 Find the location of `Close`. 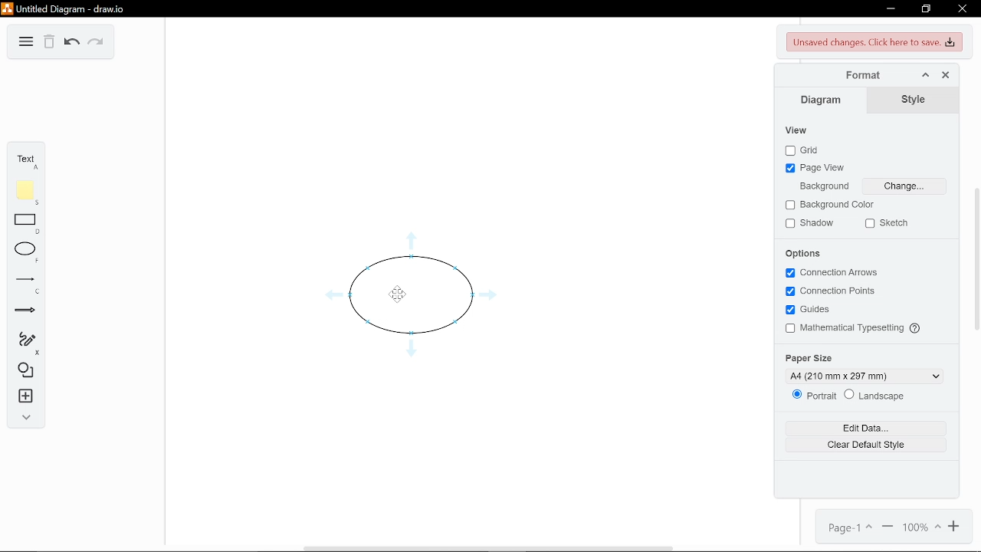

Close is located at coordinates (947, 73).